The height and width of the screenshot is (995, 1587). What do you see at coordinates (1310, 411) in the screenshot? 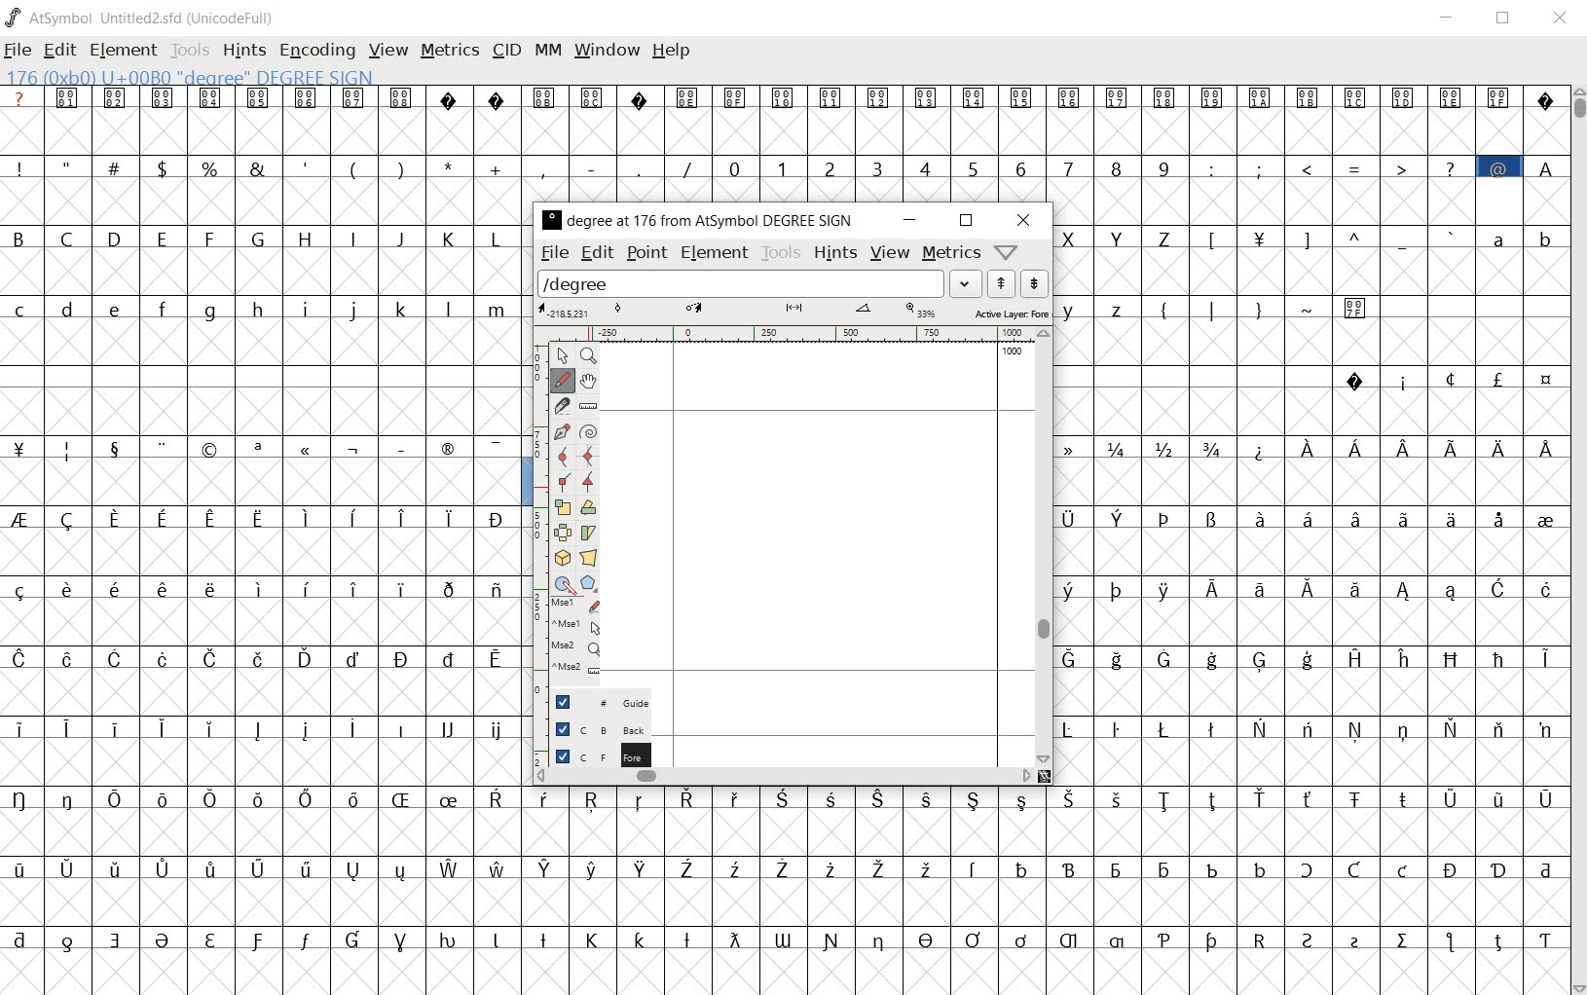
I see `empty glyph slots` at bounding box center [1310, 411].